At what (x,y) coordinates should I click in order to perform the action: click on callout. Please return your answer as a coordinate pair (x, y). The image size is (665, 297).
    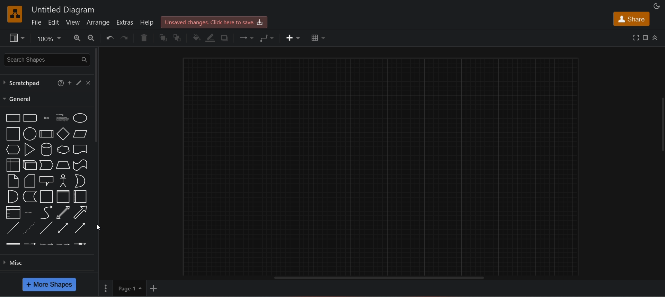
    Looking at the image, I should click on (46, 181).